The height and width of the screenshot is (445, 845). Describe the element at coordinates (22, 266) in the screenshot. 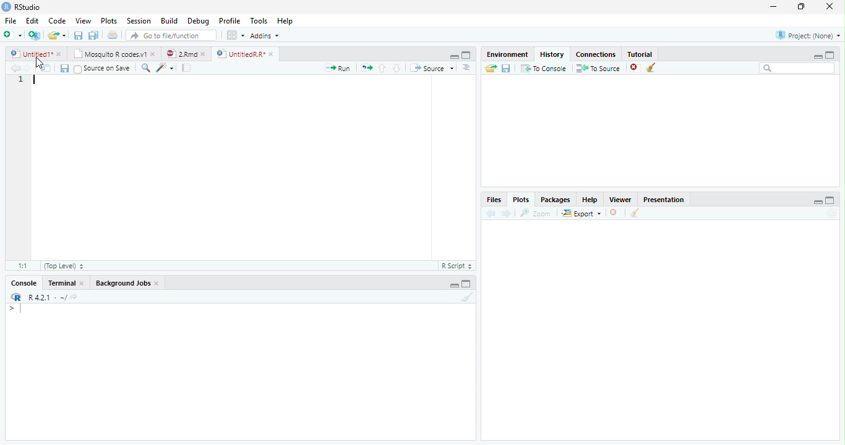

I see `1:1` at that location.